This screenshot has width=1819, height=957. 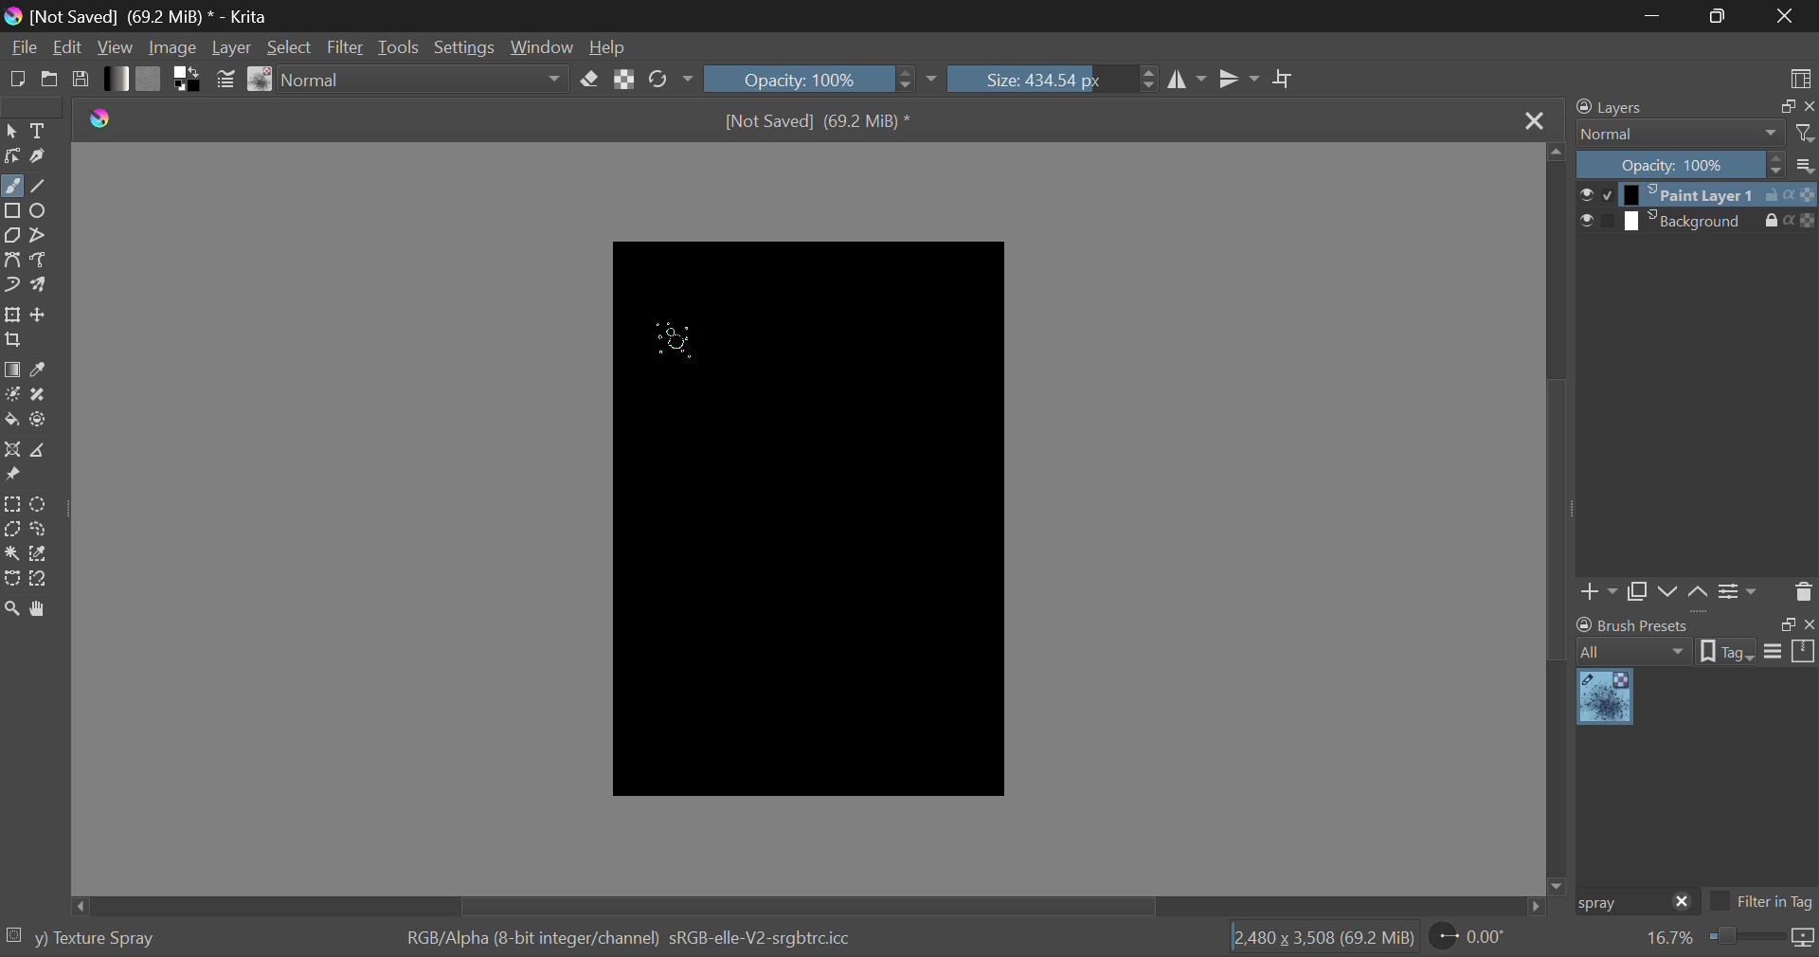 What do you see at coordinates (1669, 939) in the screenshot?
I see `zoom value` at bounding box center [1669, 939].